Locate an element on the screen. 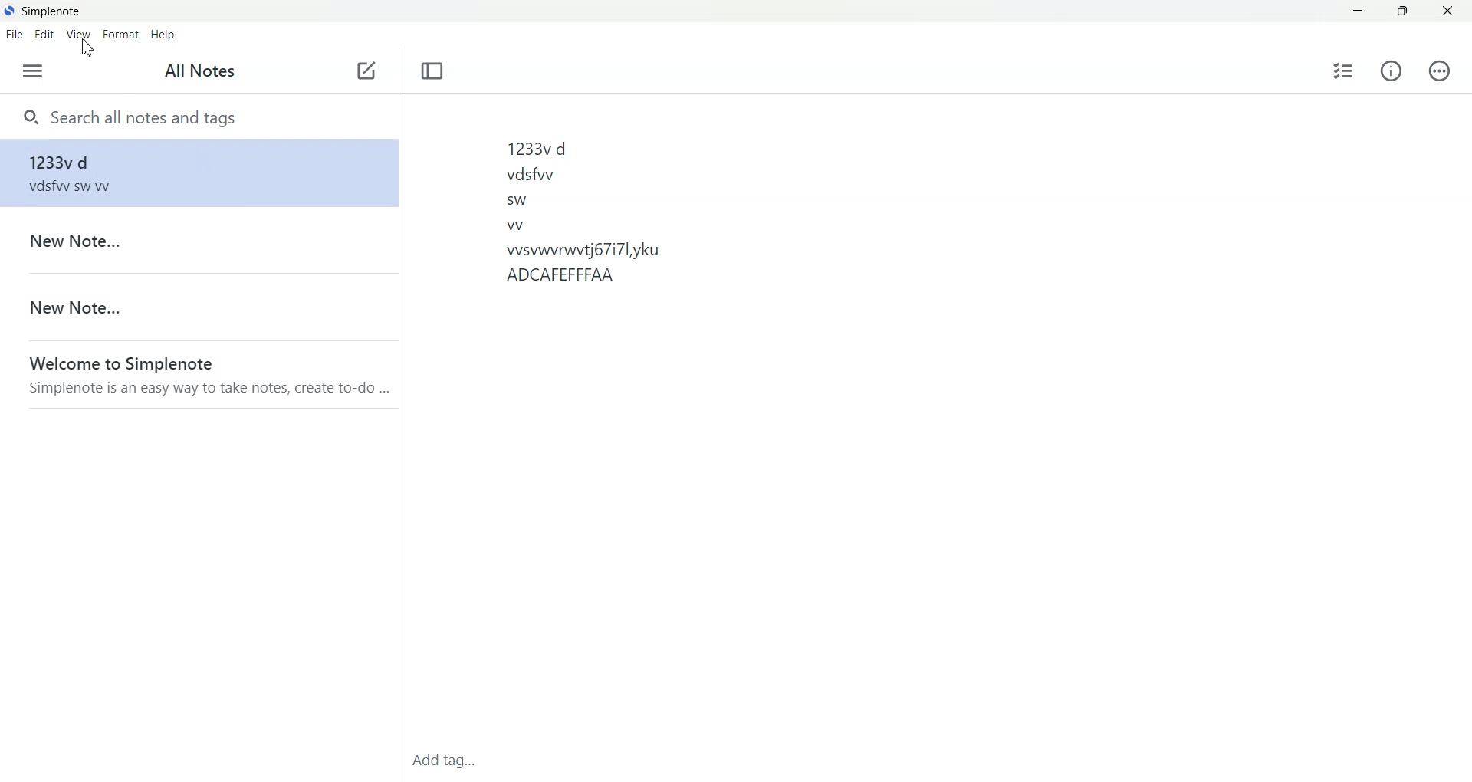 Image resolution: width=1472 pixels, height=782 pixels. All Notes is located at coordinates (202, 74).